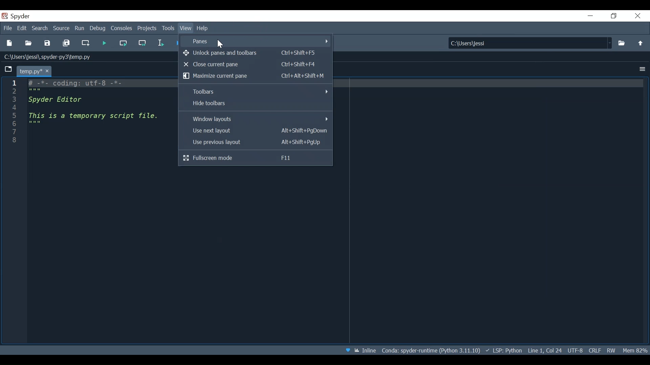 The height and width of the screenshot is (365, 650). Describe the element at coordinates (104, 44) in the screenshot. I see `Run` at that location.